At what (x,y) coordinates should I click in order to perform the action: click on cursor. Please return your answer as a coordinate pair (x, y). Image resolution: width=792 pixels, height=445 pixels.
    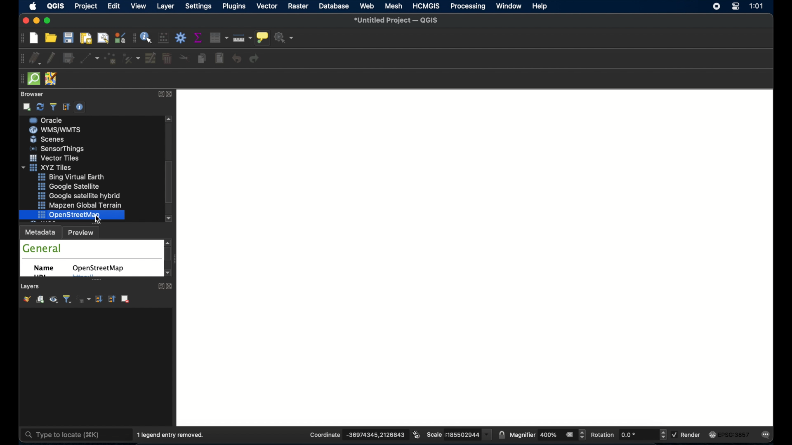
    Looking at the image, I should click on (101, 218).